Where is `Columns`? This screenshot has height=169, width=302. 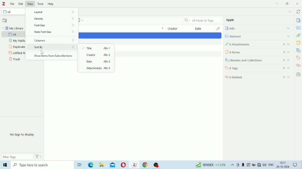
Columns is located at coordinates (54, 39).